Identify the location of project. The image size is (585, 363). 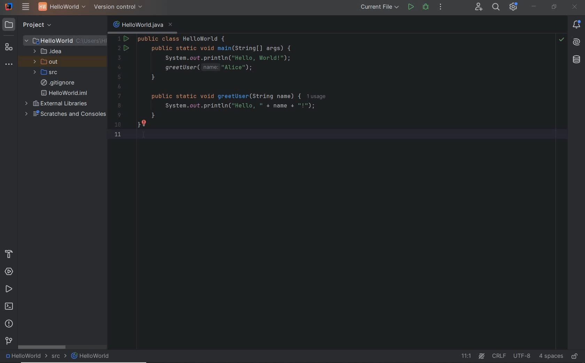
(33, 25).